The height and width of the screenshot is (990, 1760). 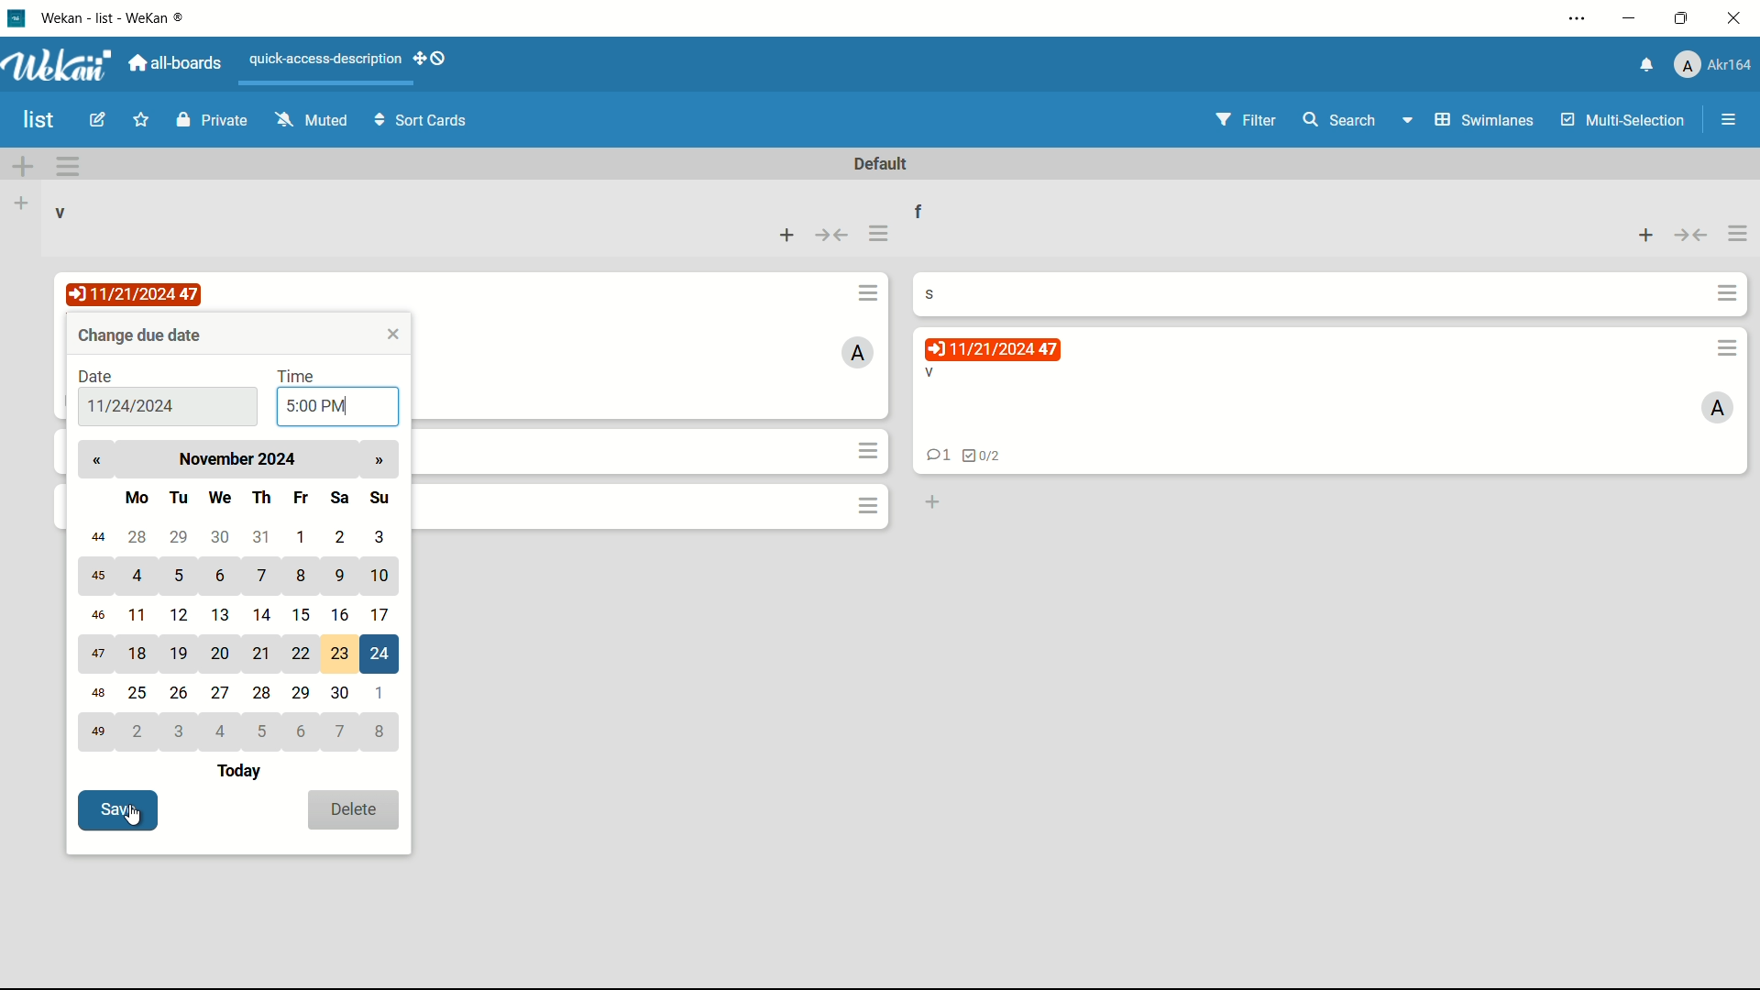 What do you see at coordinates (930, 503) in the screenshot?
I see `add card to bottom of list` at bounding box center [930, 503].